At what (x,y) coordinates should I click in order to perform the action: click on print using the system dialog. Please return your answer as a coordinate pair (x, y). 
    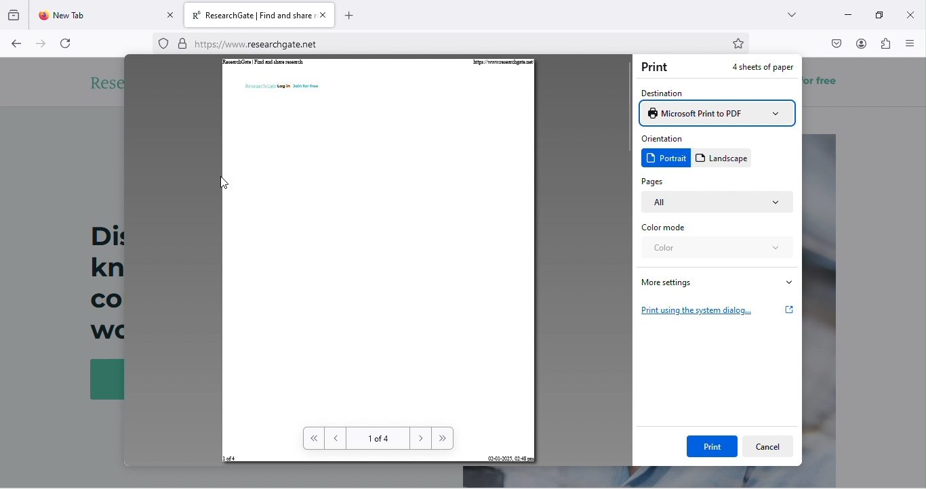
    Looking at the image, I should click on (718, 308).